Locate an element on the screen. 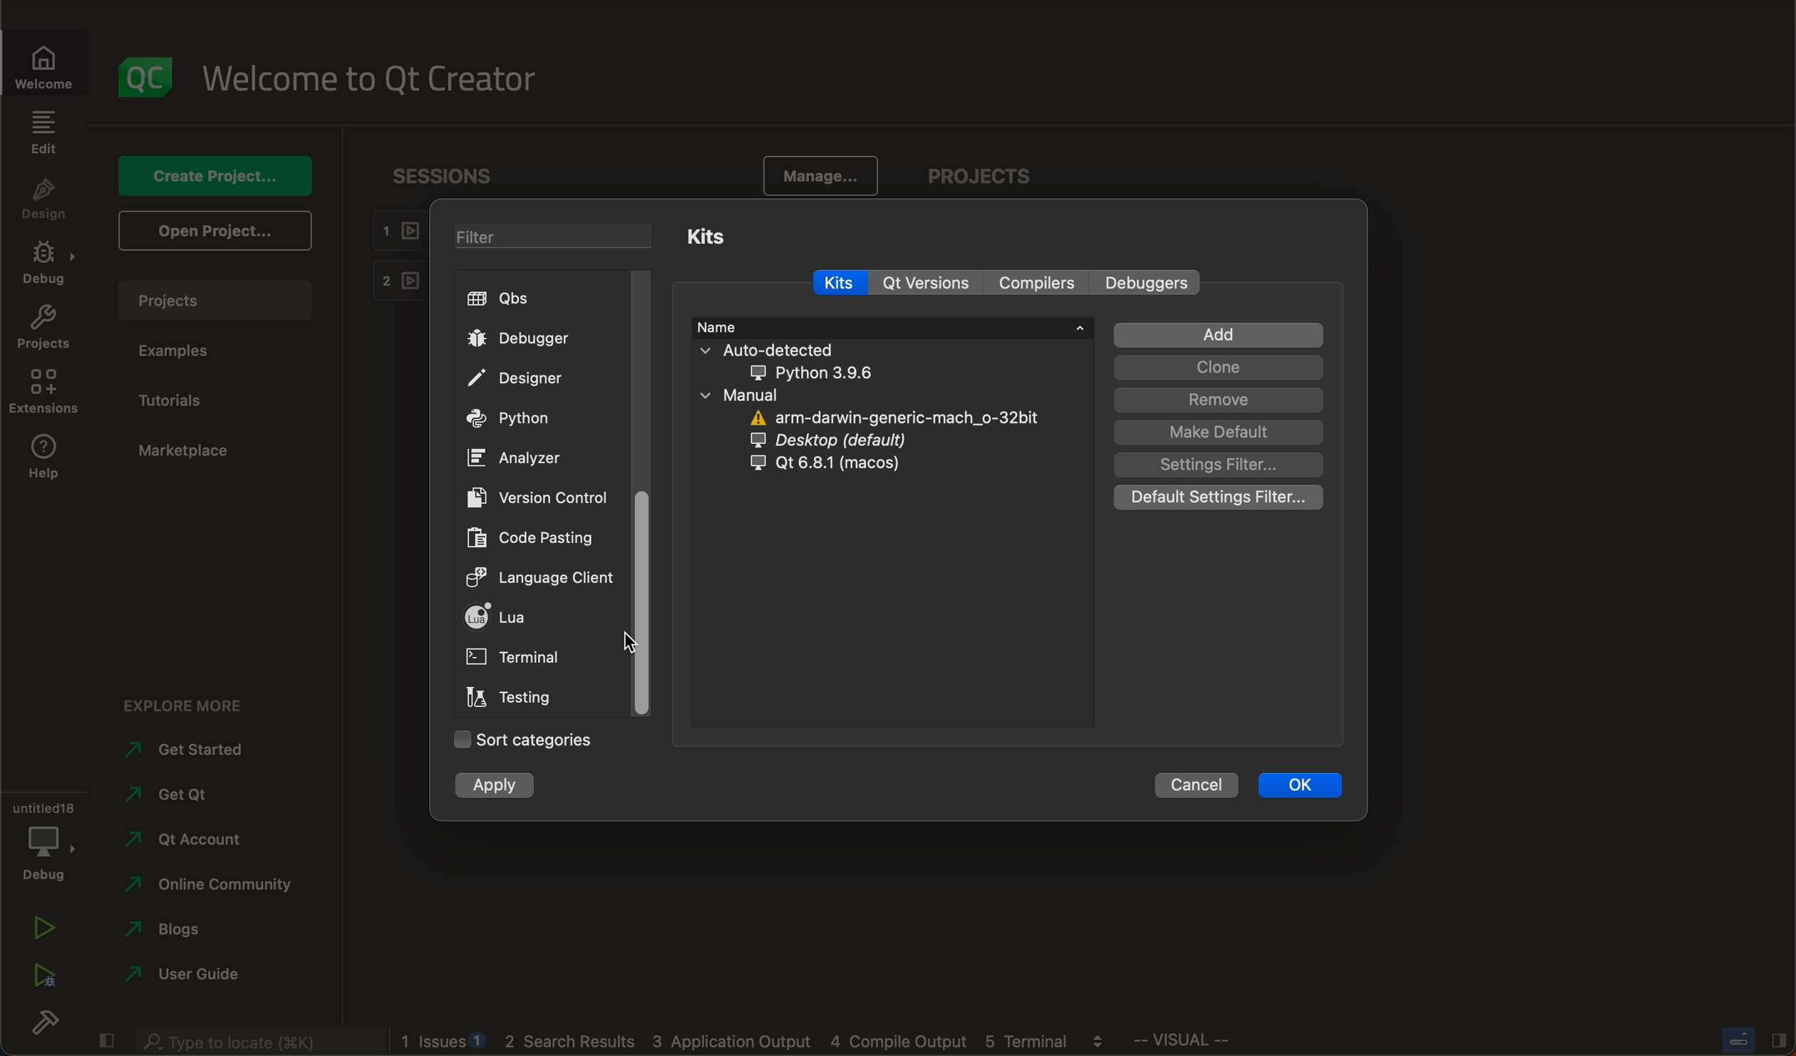  make is located at coordinates (1220, 433).